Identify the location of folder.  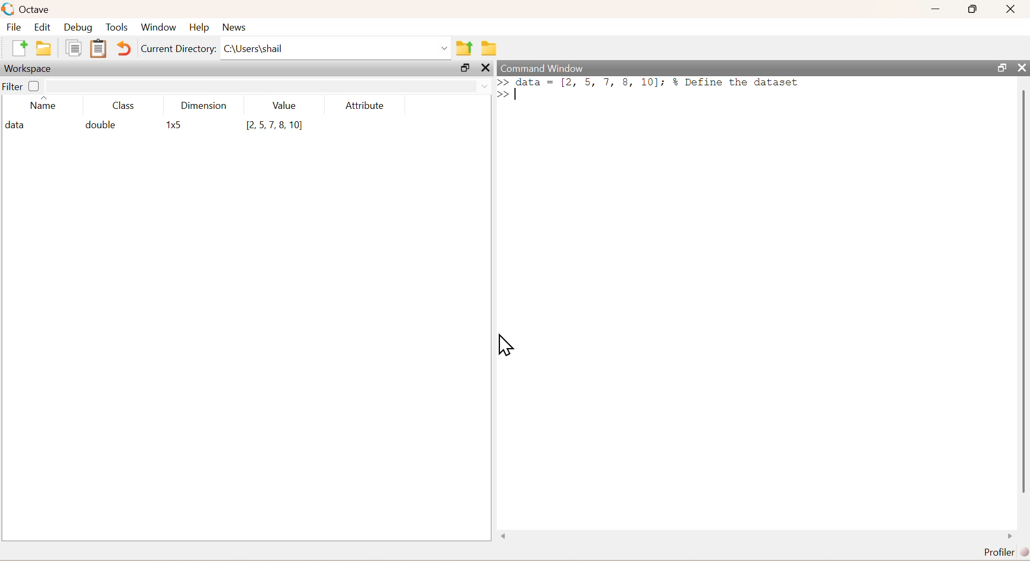
(490, 48).